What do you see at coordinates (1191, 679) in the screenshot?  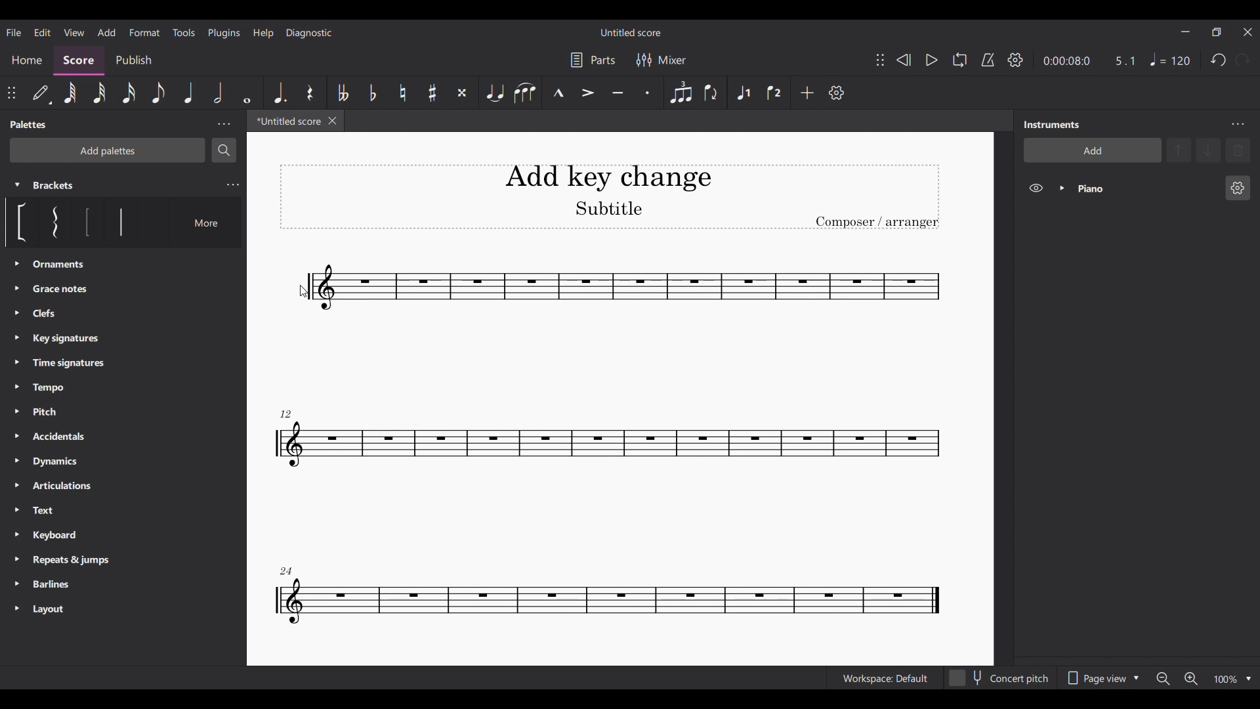 I see `Zoom in` at bounding box center [1191, 679].